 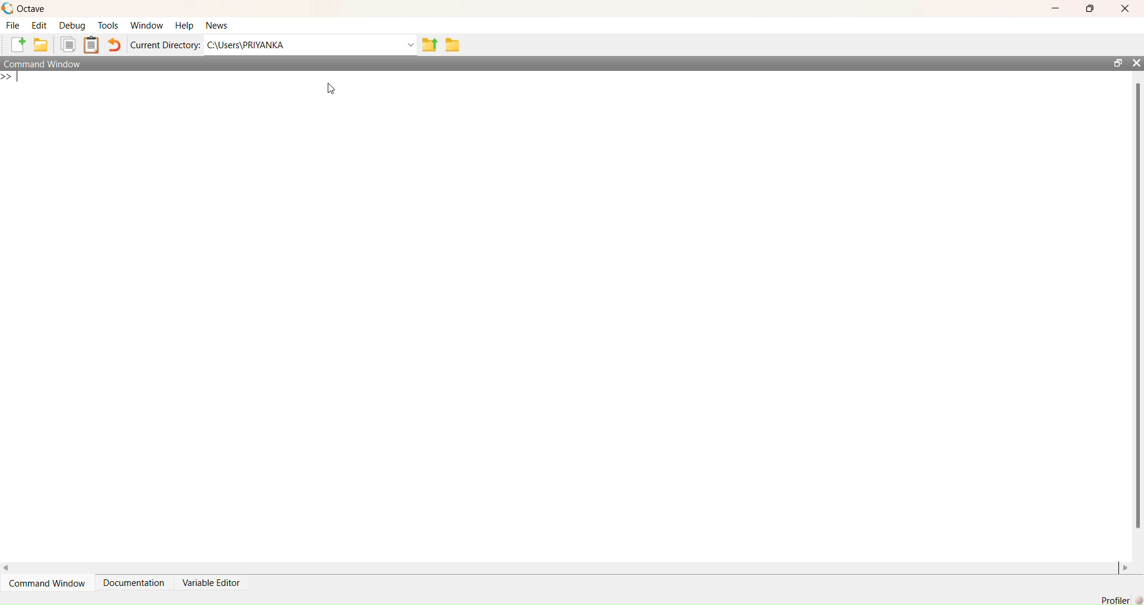 What do you see at coordinates (1126, 569) in the screenshot?
I see `scroll right` at bounding box center [1126, 569].